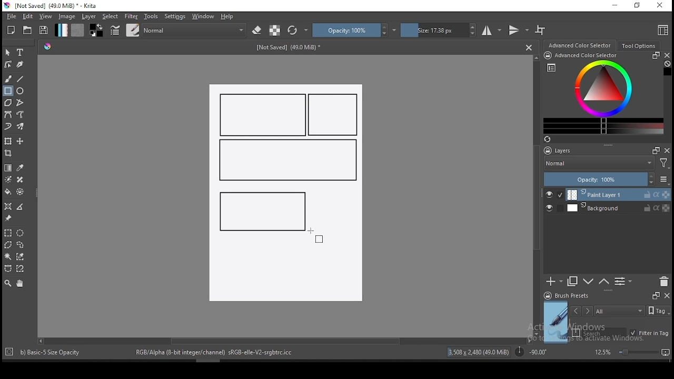 This screenshot has width=674, height=379. Describe the element at coordinates (8, 141) in the screenshot. I see `transform a layer or a selection` at that location.